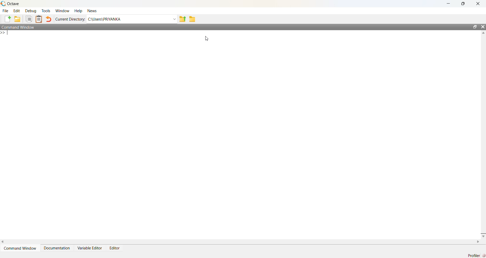  Describe the element at coordinates (5, 33) in the screenshot. I see `new line` at that location.